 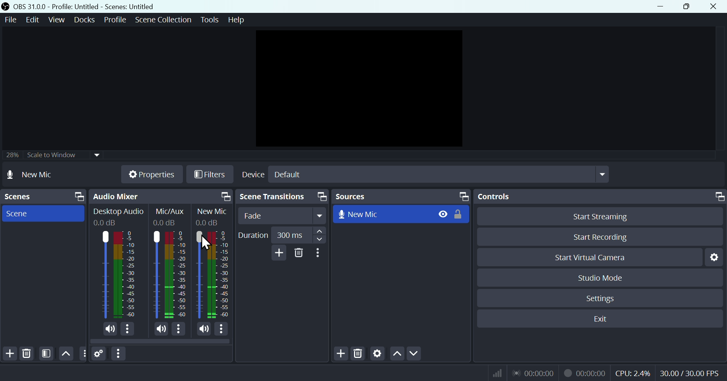 What do you see at coordinates (179, 330) in the screenshot?
I see `More options` at bounding box center [179, 330].